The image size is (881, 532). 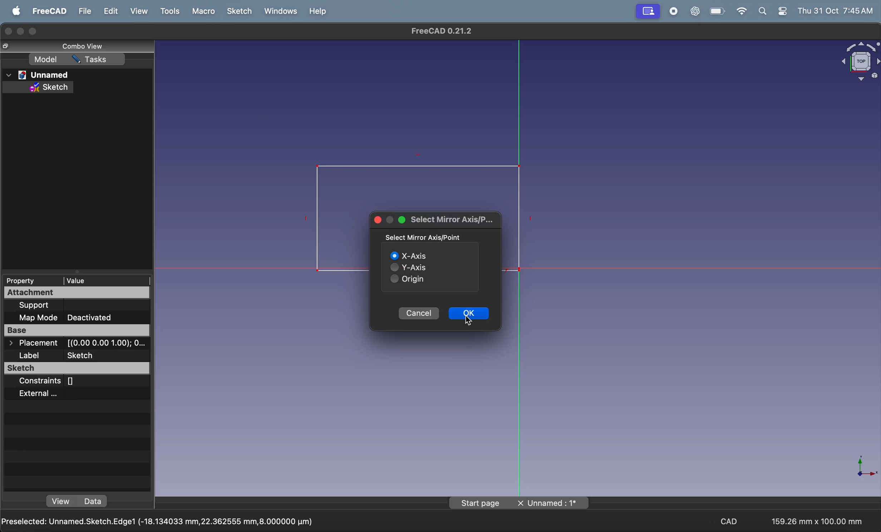 I want to click on pre selected unnamed V axis (0.0000mm, 13.2343406mm,2.00000mm), so click(x=160, y=520).